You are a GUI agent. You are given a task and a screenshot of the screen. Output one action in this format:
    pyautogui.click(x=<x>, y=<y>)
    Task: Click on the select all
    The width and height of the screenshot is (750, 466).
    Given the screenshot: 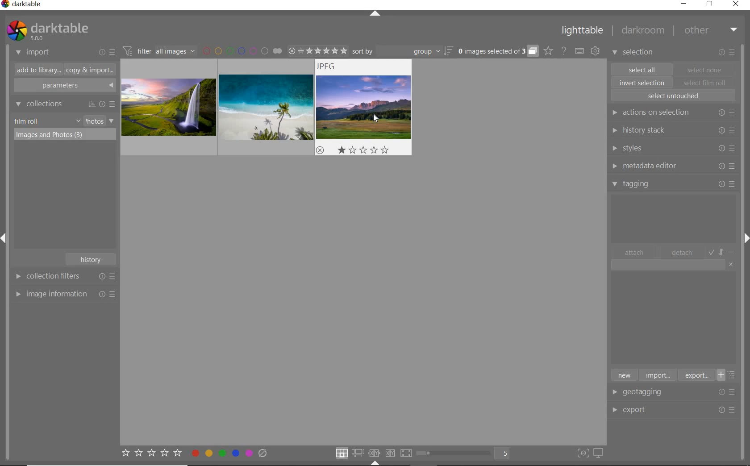 What is the action you would take?
    pyautogui.click(x=642, y=69)
    